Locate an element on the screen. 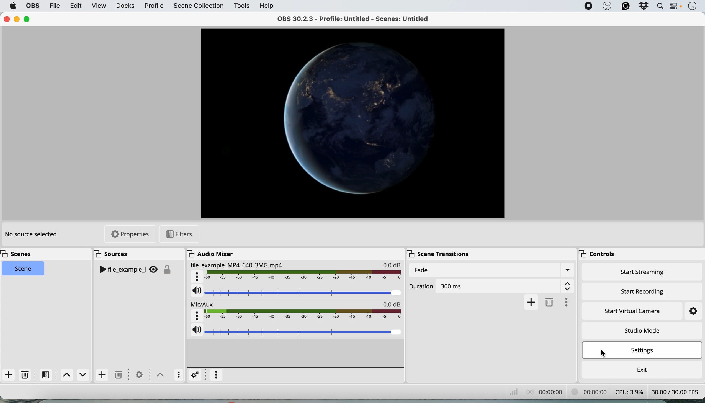  time is located at coordinates (692, 7).